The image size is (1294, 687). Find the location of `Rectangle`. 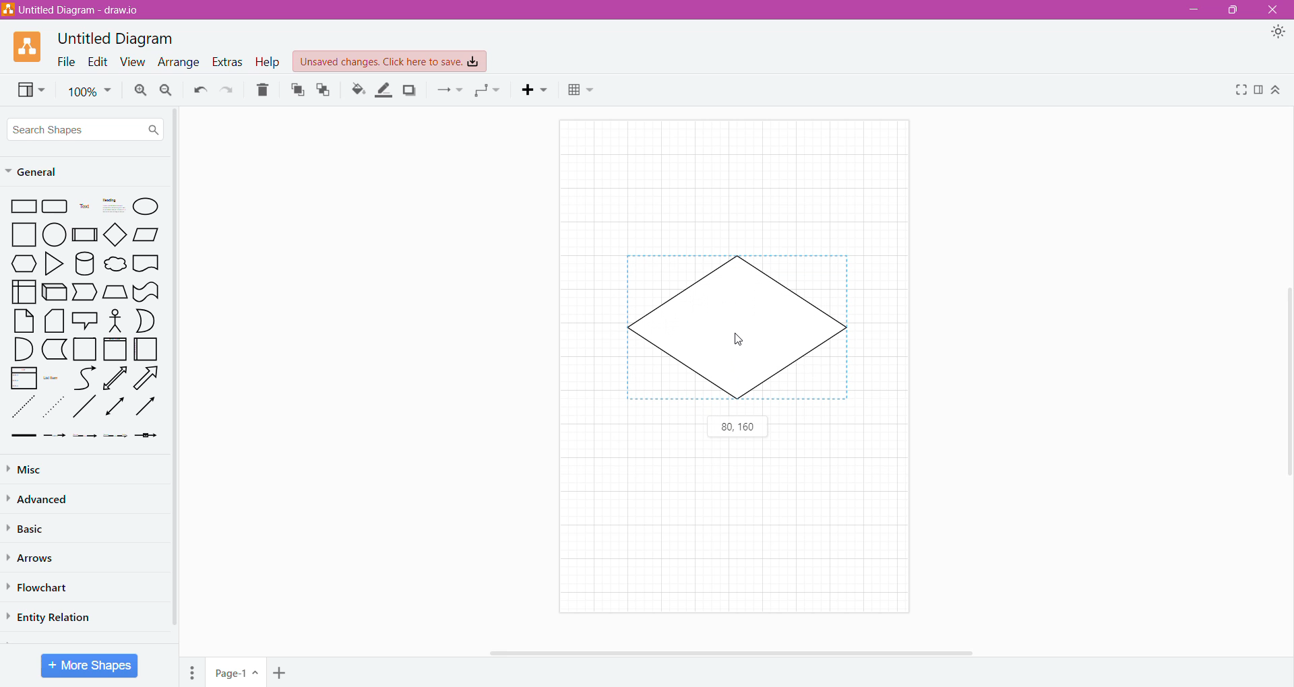

Rectangle is located at coordinates (24, 207).